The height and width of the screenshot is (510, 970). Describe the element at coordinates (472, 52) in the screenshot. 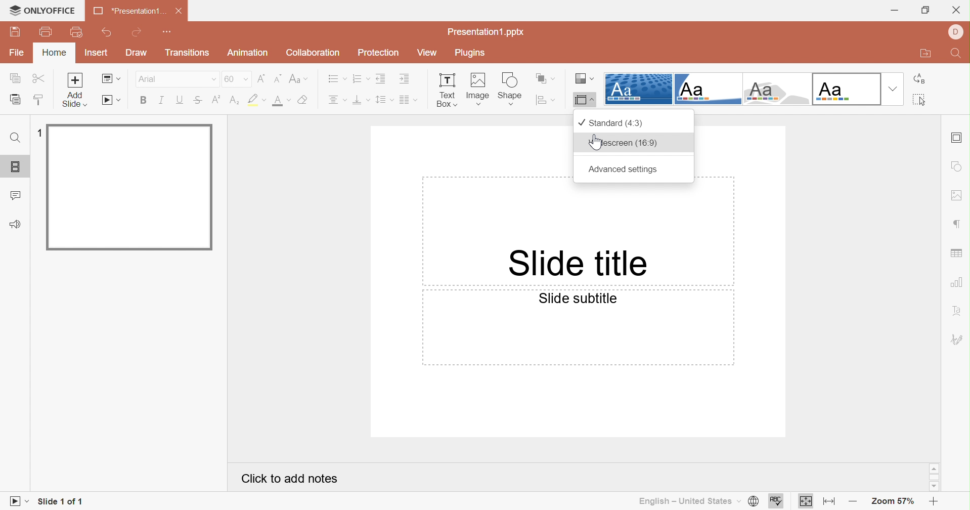

I see `Plugins` at that location.